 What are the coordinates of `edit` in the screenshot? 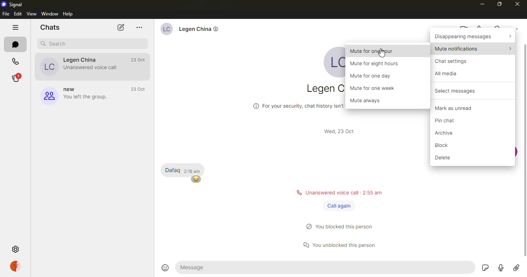 It's located at (18, 13).